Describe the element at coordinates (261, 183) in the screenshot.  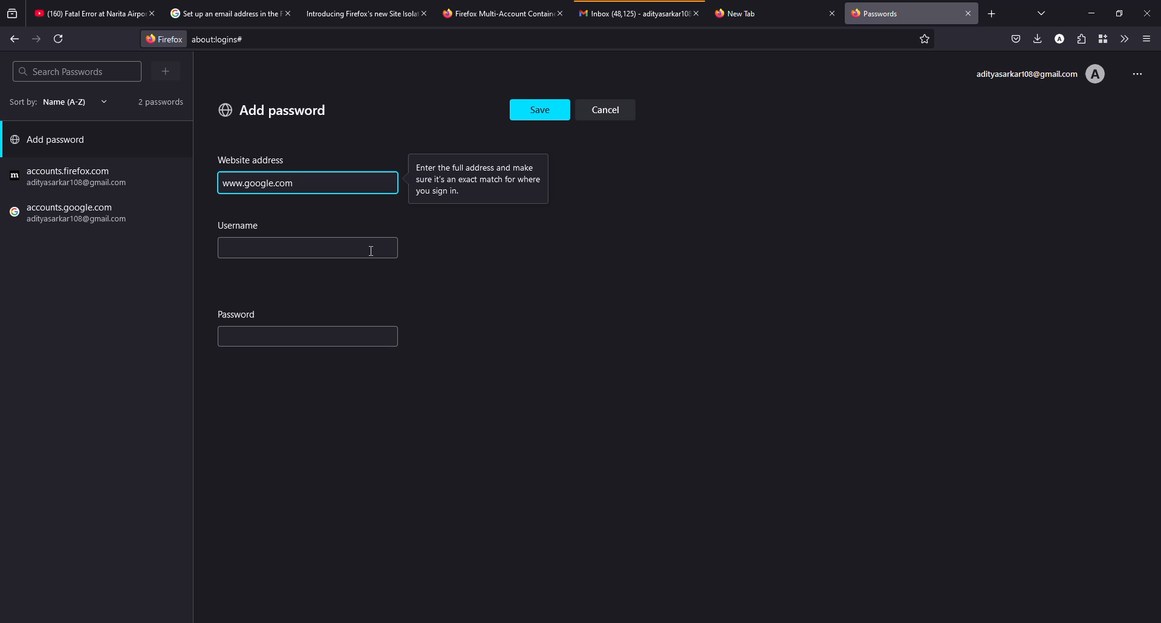
I see `www.google.com` at that location.